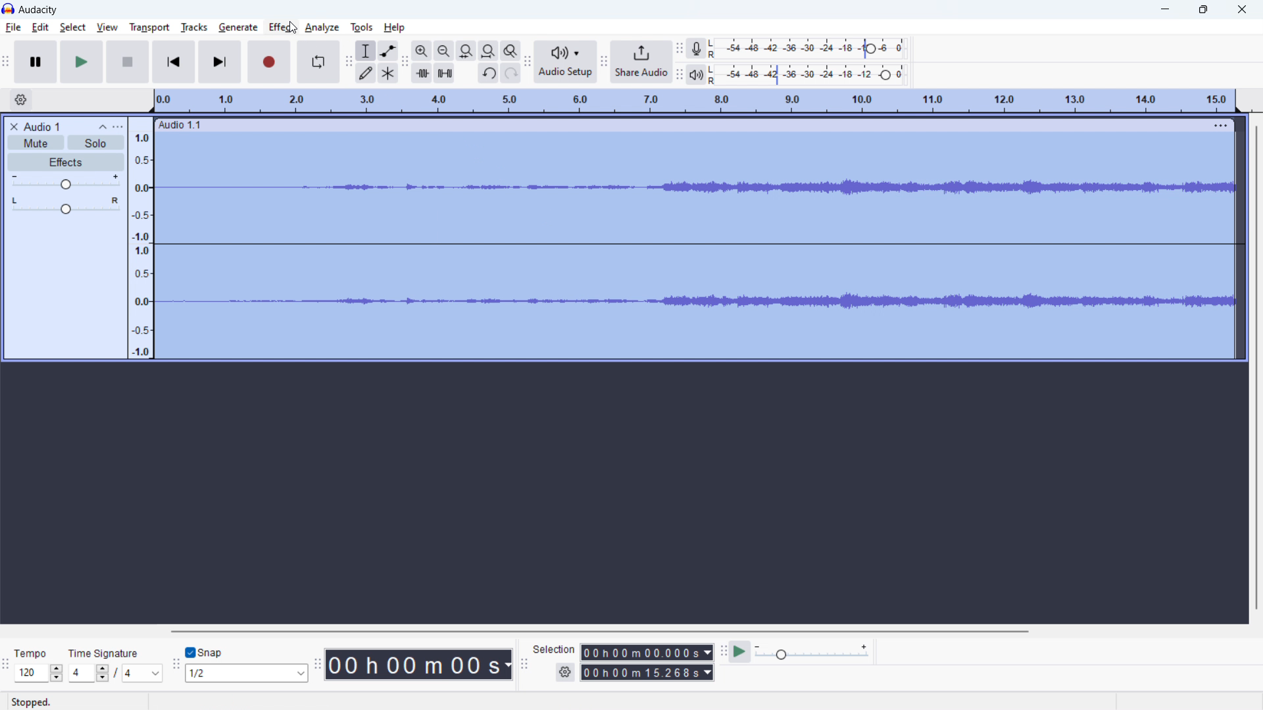 The height and width of the screenshot is (710, 1263). What do you see at coordinates (488, 50) in the screenshot?
I see `fit project to width` at bounding box center [488, 50].